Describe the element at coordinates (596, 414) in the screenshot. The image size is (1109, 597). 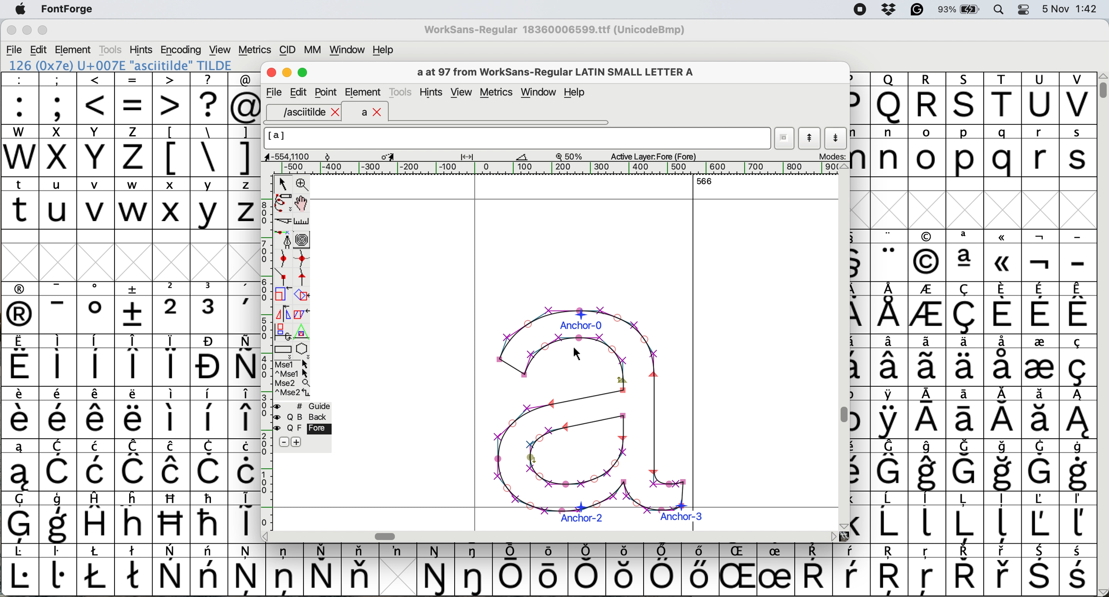
I see `a glyph` at that location.